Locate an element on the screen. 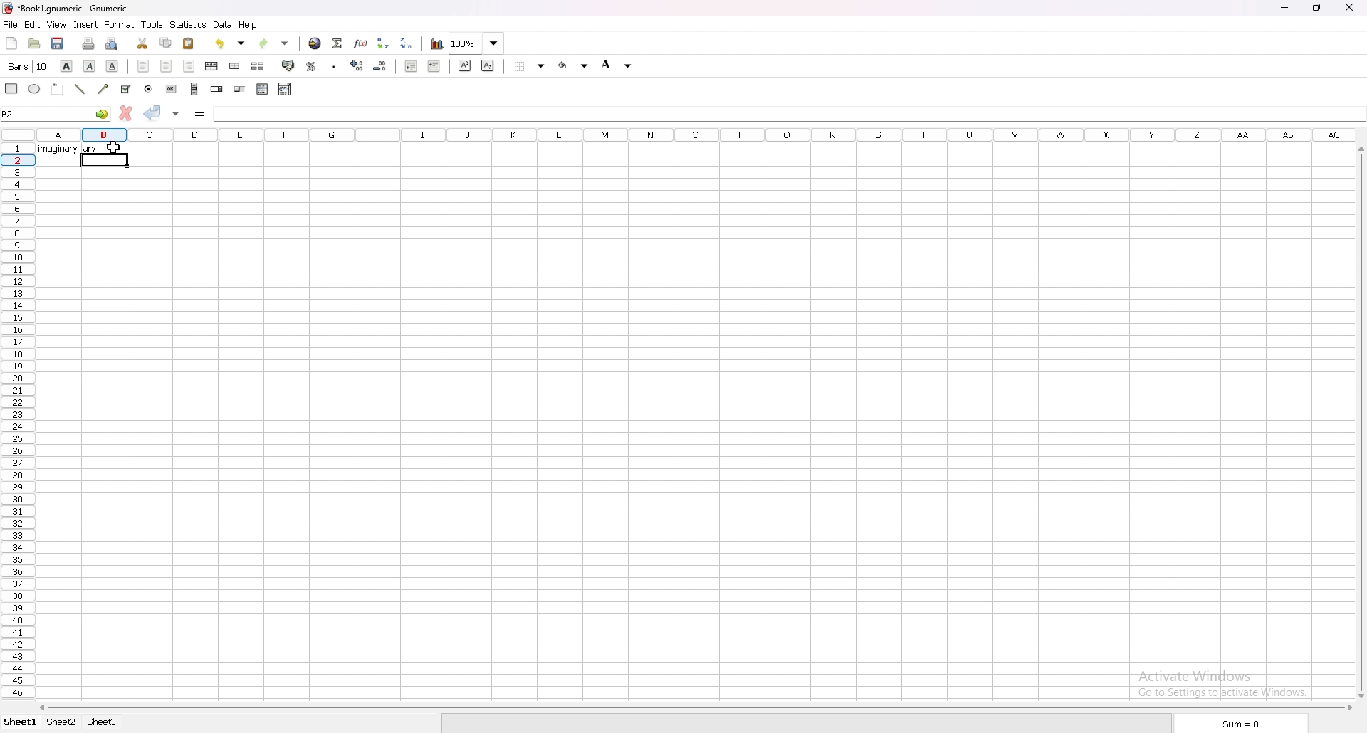 This screenshot has height=733, width=1367. resize is located at coordinates (1316, 8).